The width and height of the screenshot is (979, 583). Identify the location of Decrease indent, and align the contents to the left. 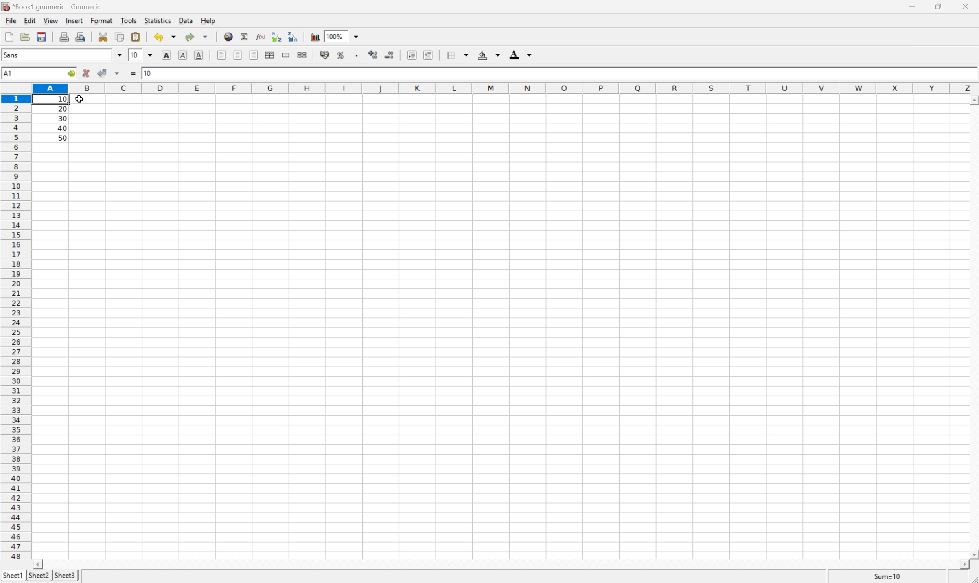
(412, 54).